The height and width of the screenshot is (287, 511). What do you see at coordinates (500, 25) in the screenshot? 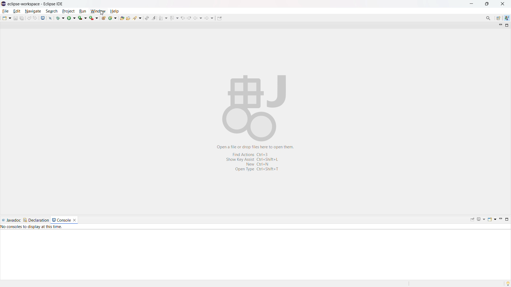
I see `minimize` at bounding box center [500, 25].